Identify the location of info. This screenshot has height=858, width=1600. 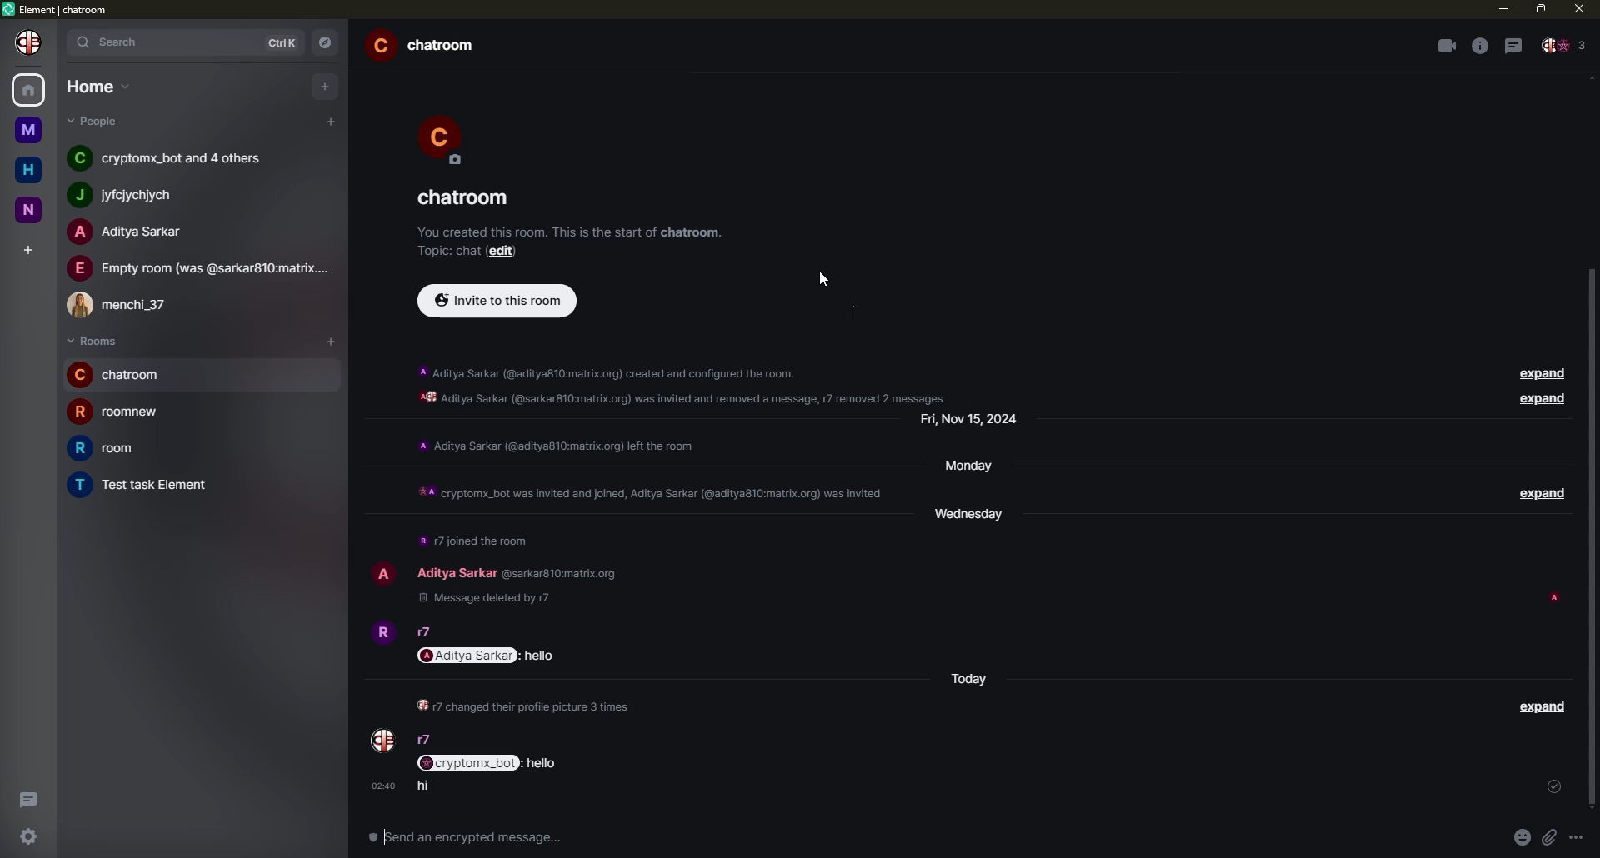
(1478, 46).